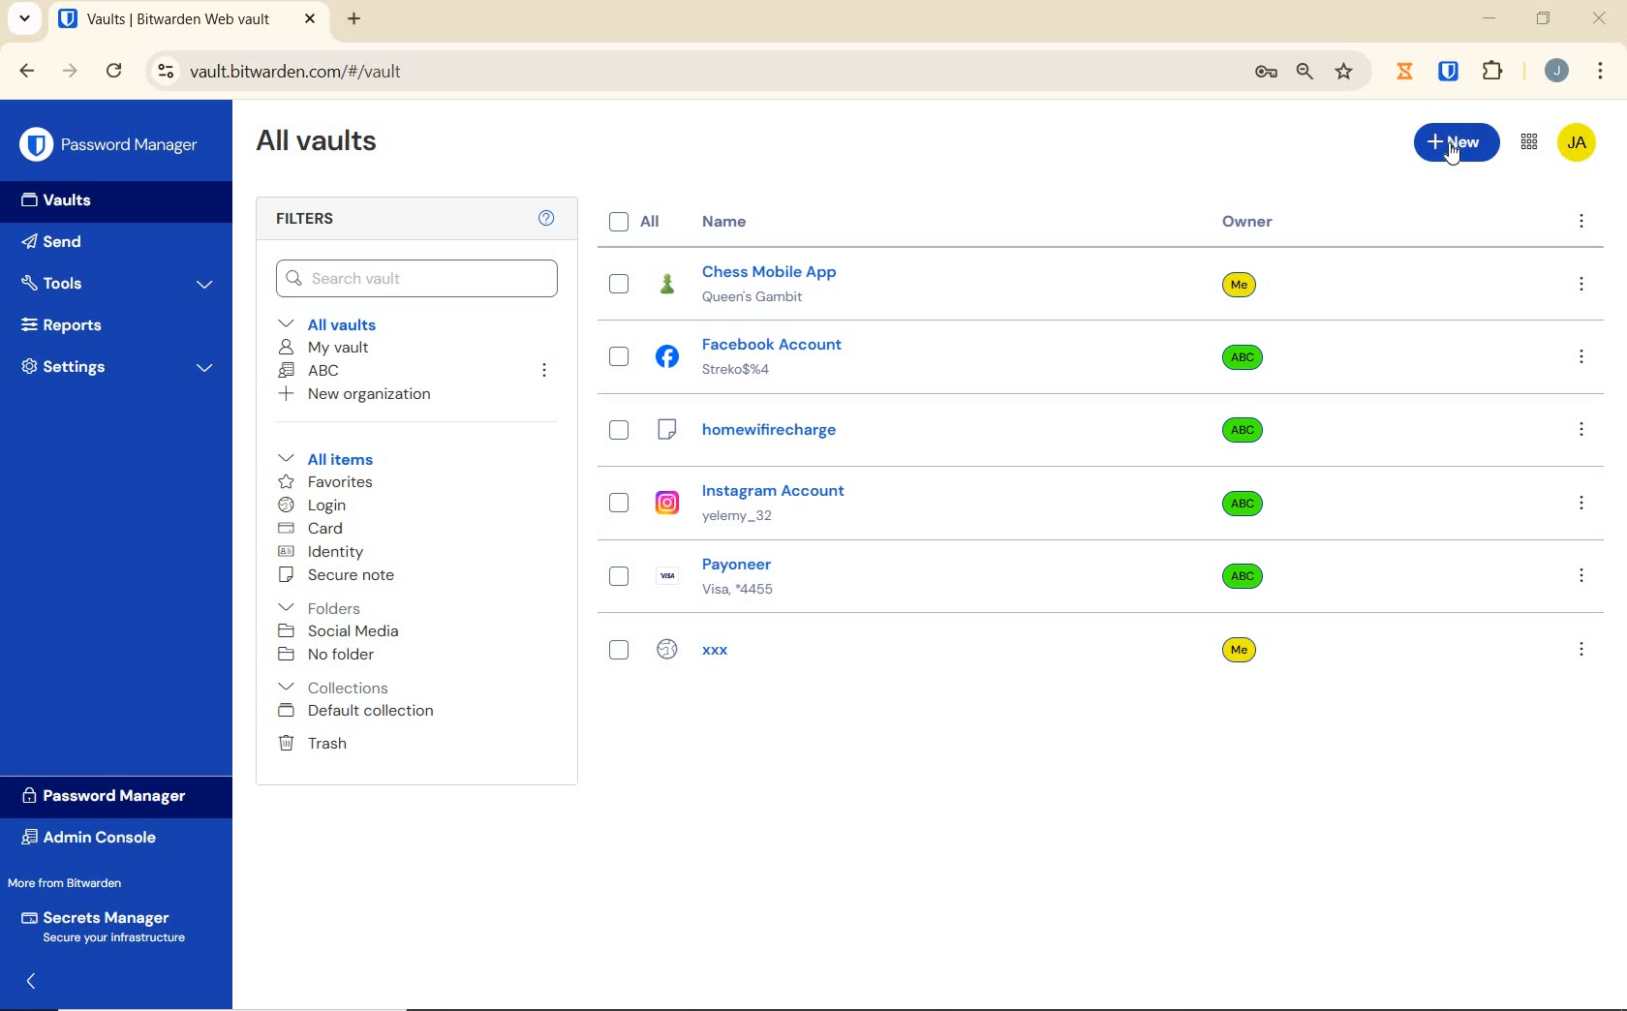 The image size is (1627, 1011). Describe the element at coordinates (619, 650) in the screenshot. I see `select entry` at that location.